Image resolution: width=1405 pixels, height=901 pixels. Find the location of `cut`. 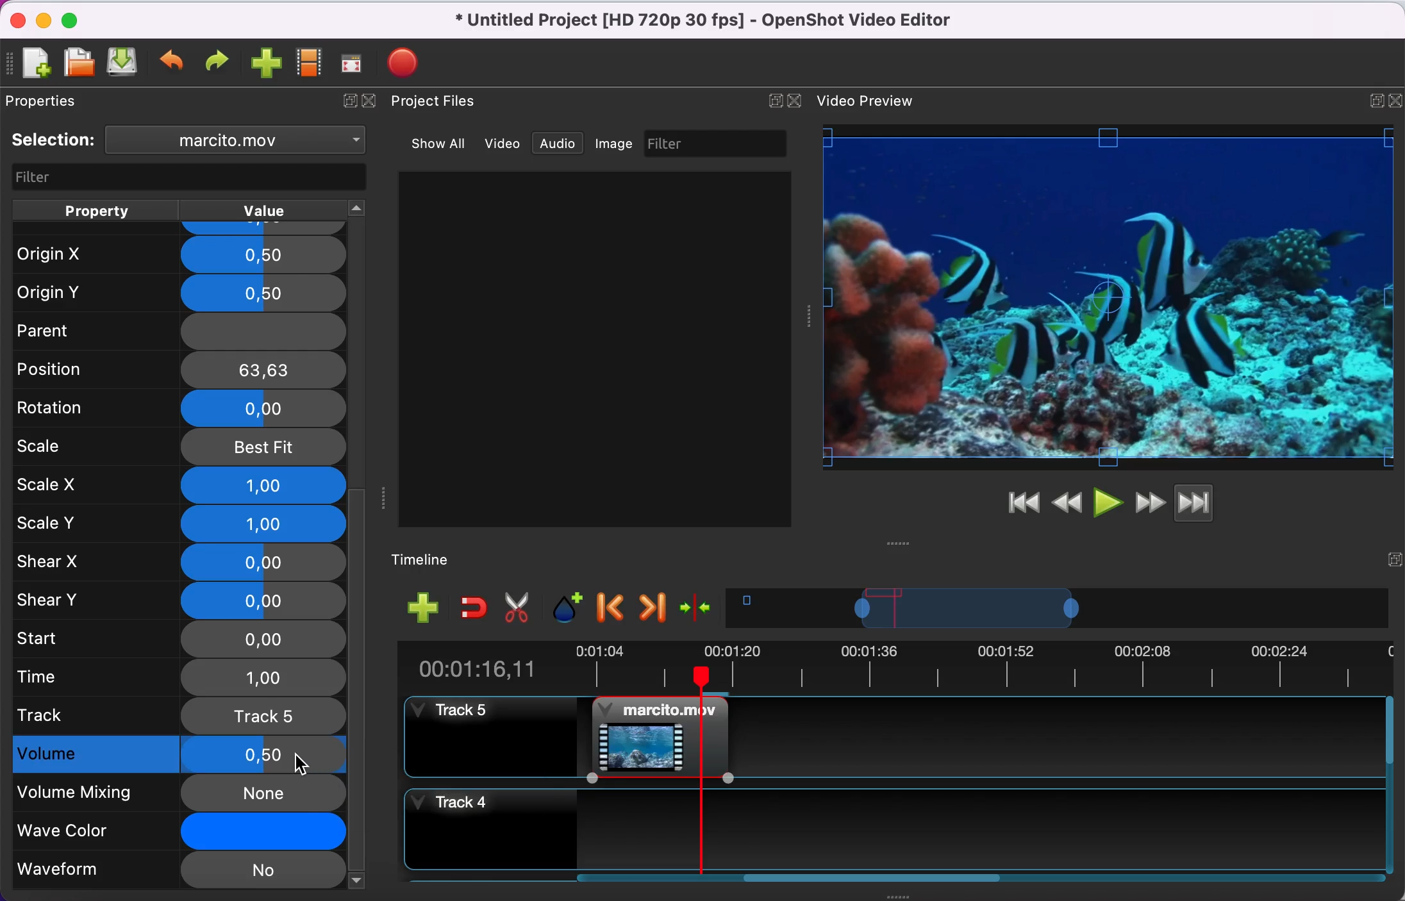

cut is located at coordinates (522, 609).